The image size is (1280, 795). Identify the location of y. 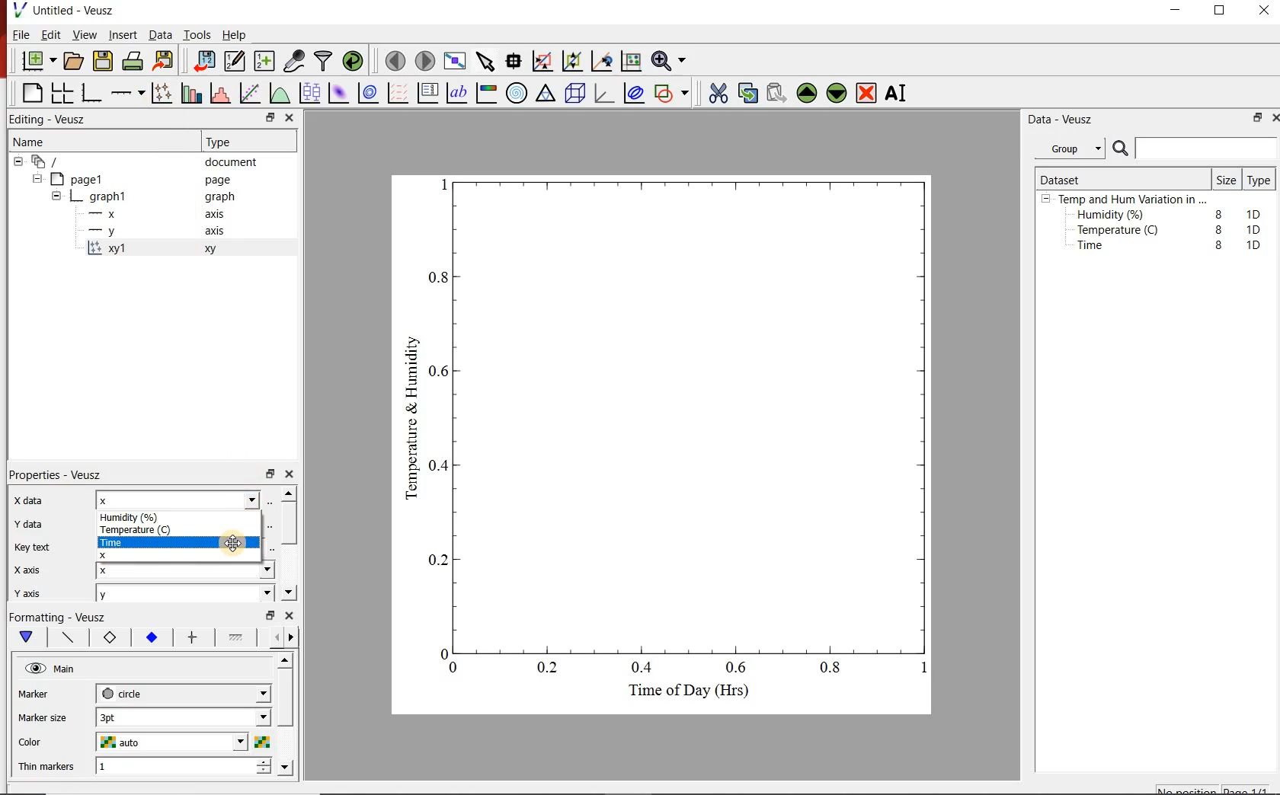
(116, 231).